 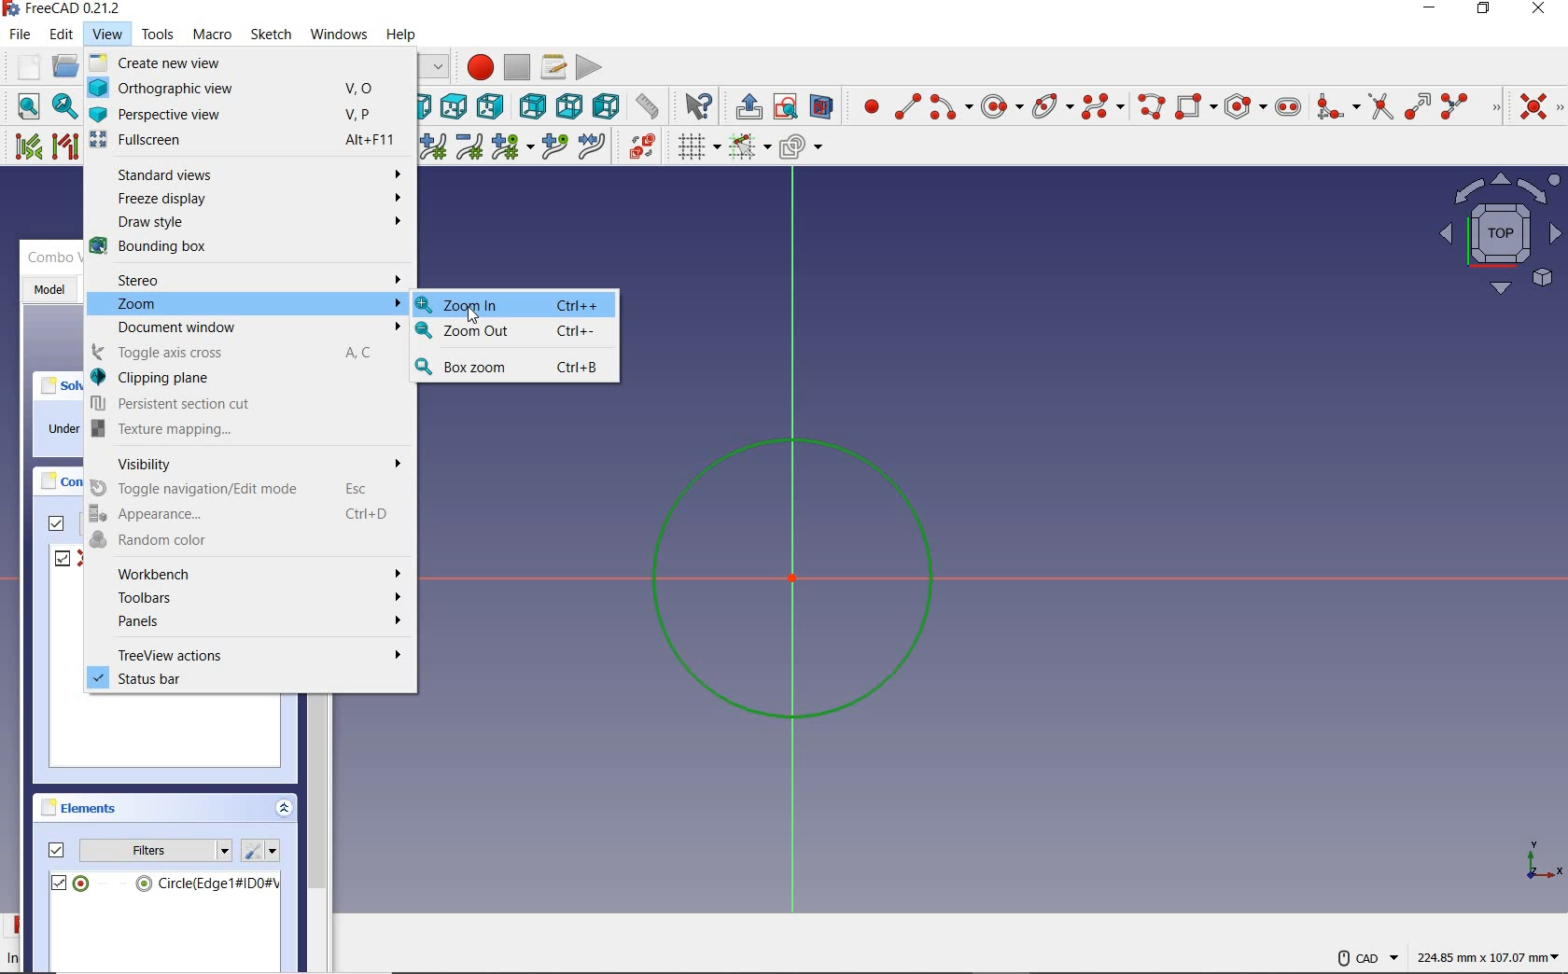 What do you see at coordinates (478, 66) in the screenshot?
I see `macro recording` at bounding box center [478, 66].